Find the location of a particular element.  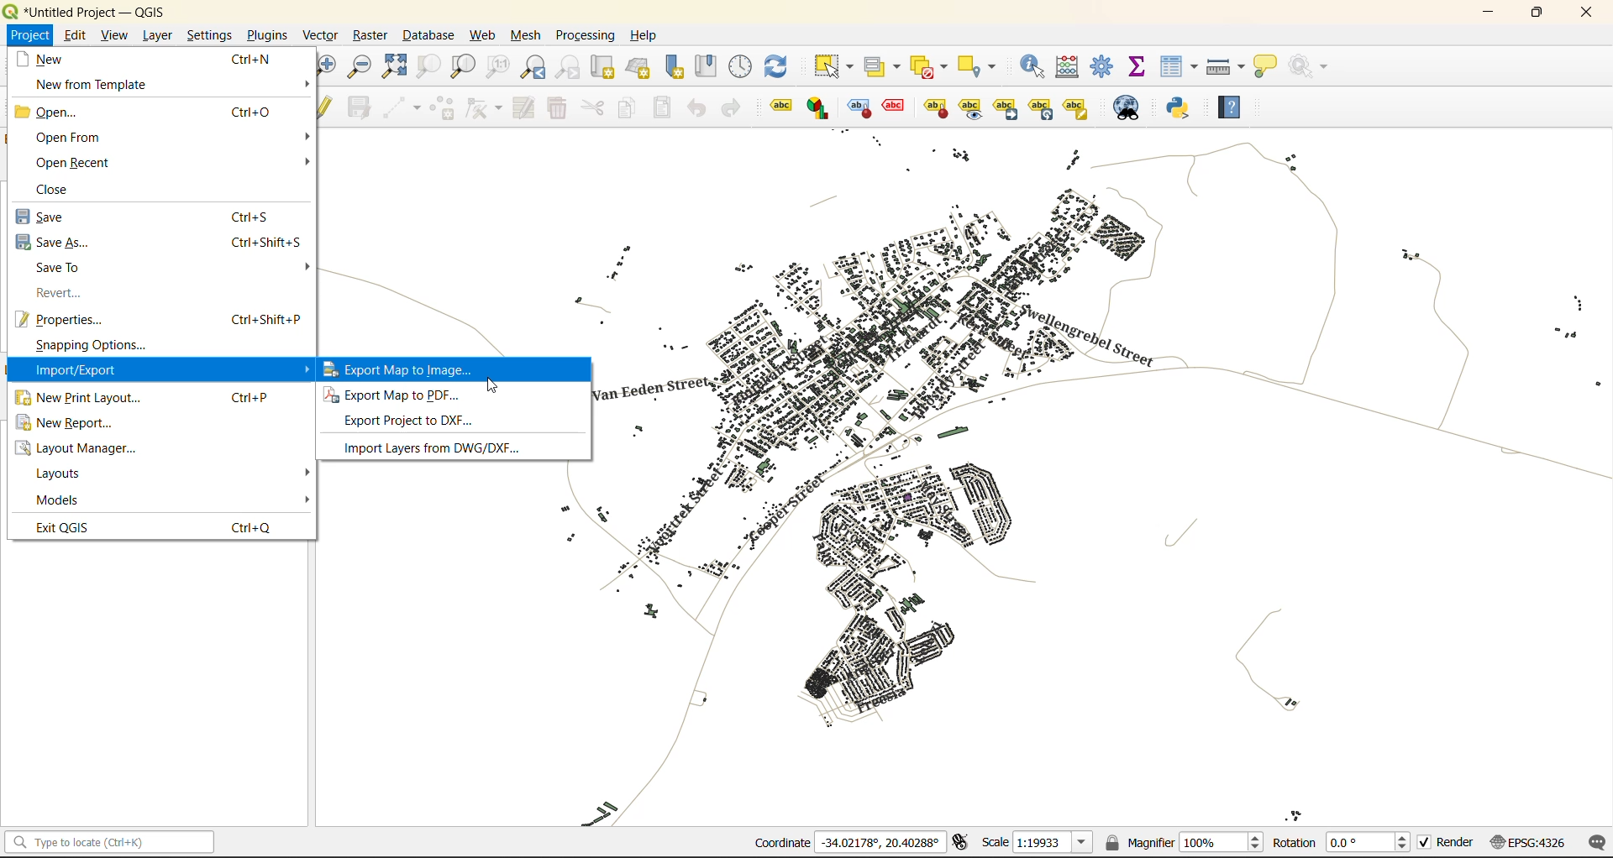

Rotate a label is located at coordinates (1041, 107).